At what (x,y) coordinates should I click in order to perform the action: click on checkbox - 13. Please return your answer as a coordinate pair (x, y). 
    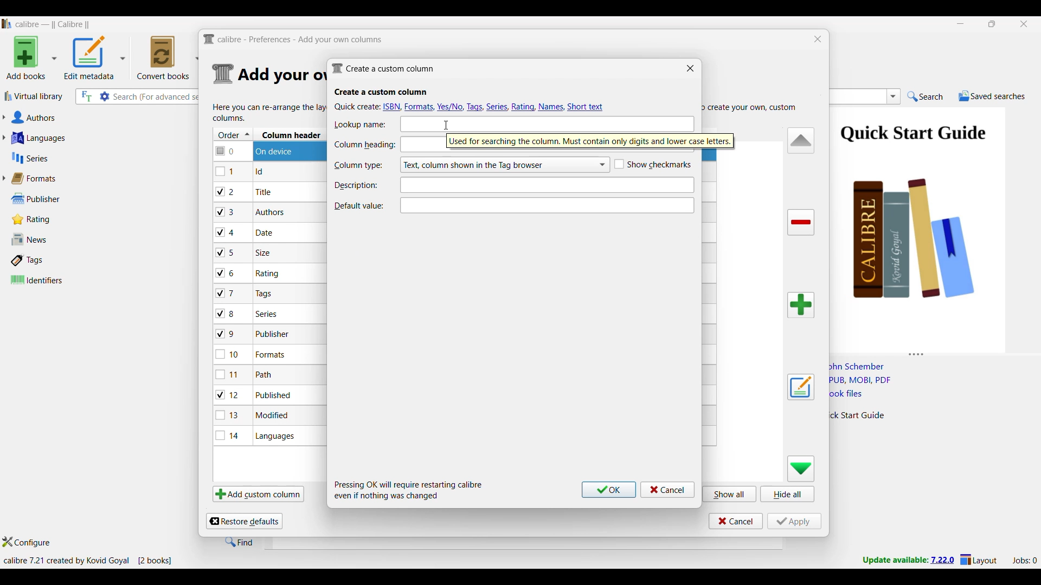
    Looking at the image, I should click on (228, 415).